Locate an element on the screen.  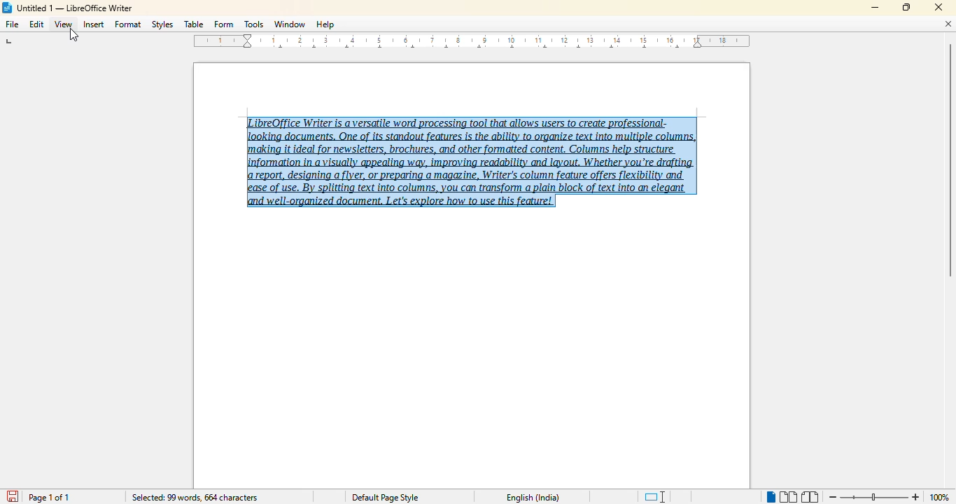
form is located at coordinates (224, 24).